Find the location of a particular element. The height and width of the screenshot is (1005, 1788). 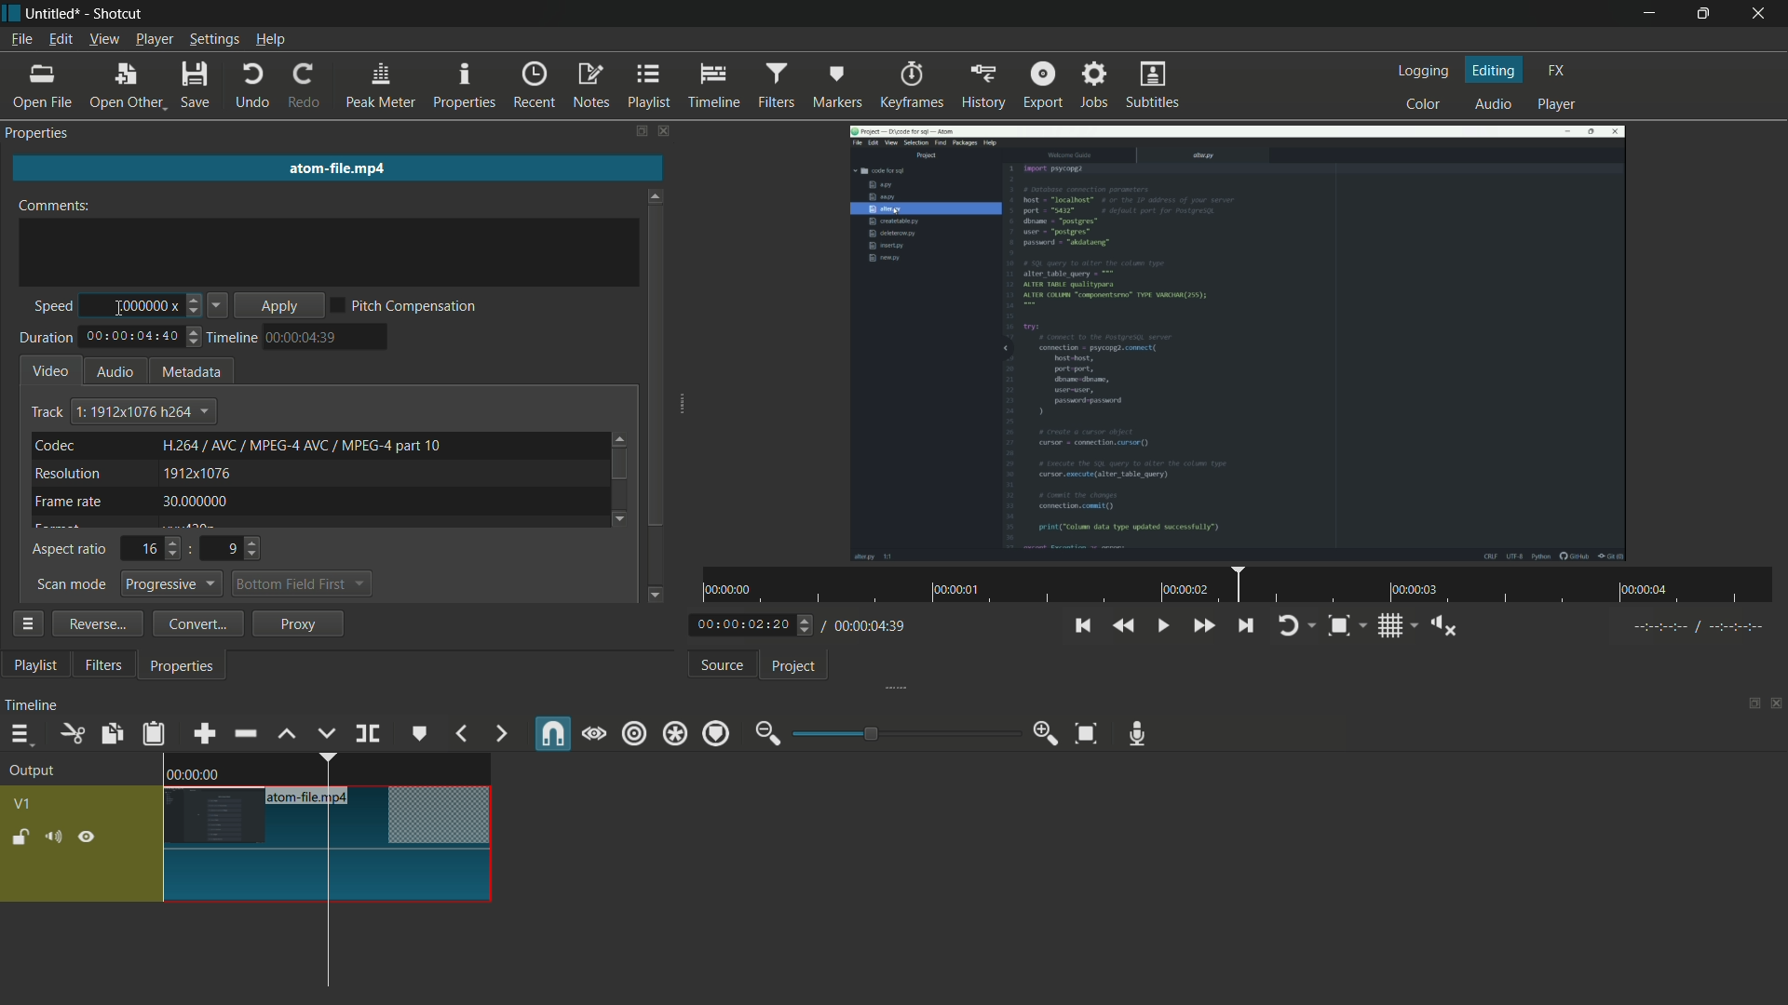

timeline is located at coordinates (230, 339).